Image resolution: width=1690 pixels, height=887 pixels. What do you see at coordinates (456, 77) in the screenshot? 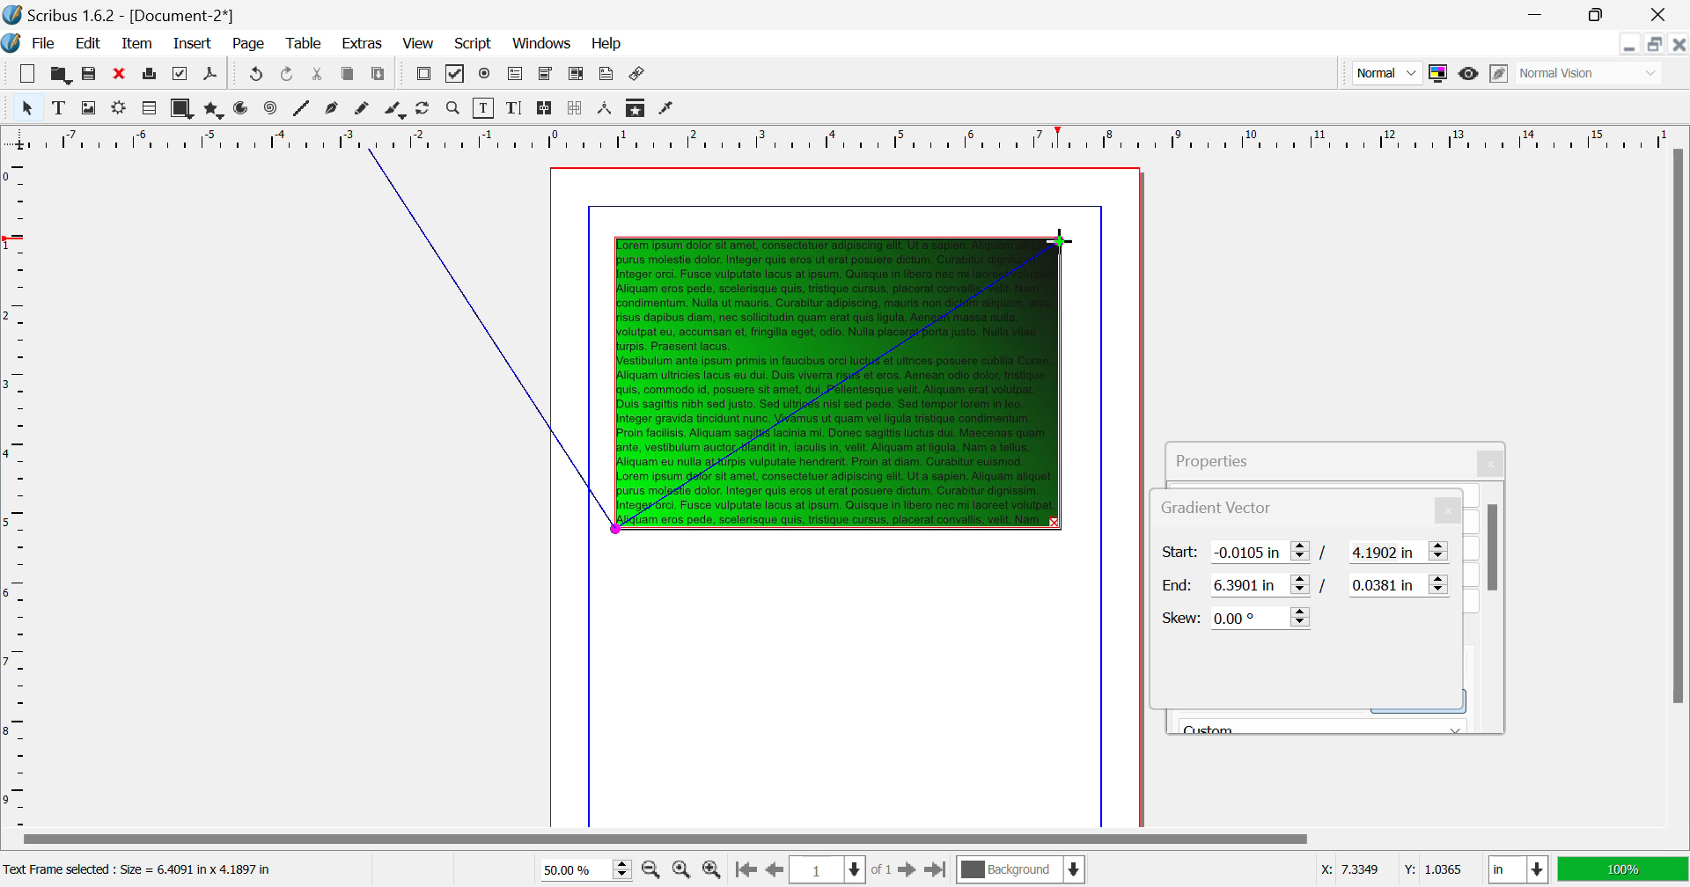
I see `Pdf Checkbox` at bounding box center [456, 77].